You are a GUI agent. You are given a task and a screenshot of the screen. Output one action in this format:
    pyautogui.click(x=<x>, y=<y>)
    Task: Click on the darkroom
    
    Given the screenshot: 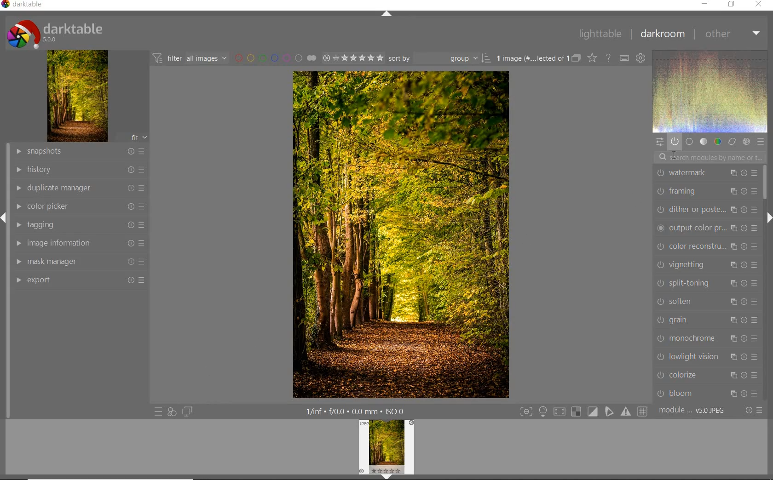 What is the action you would take?
    pyautogui.click(x=663, y=34)
    